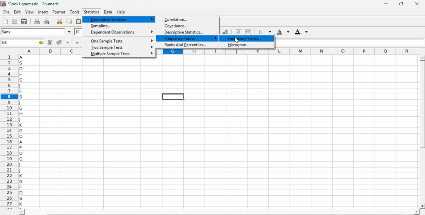 The height and width of the screenshot is (215, 425). What do you see at coordinates (101, 26) in the screenshot?
I see `sampling...` at bounding box center [101, 26].